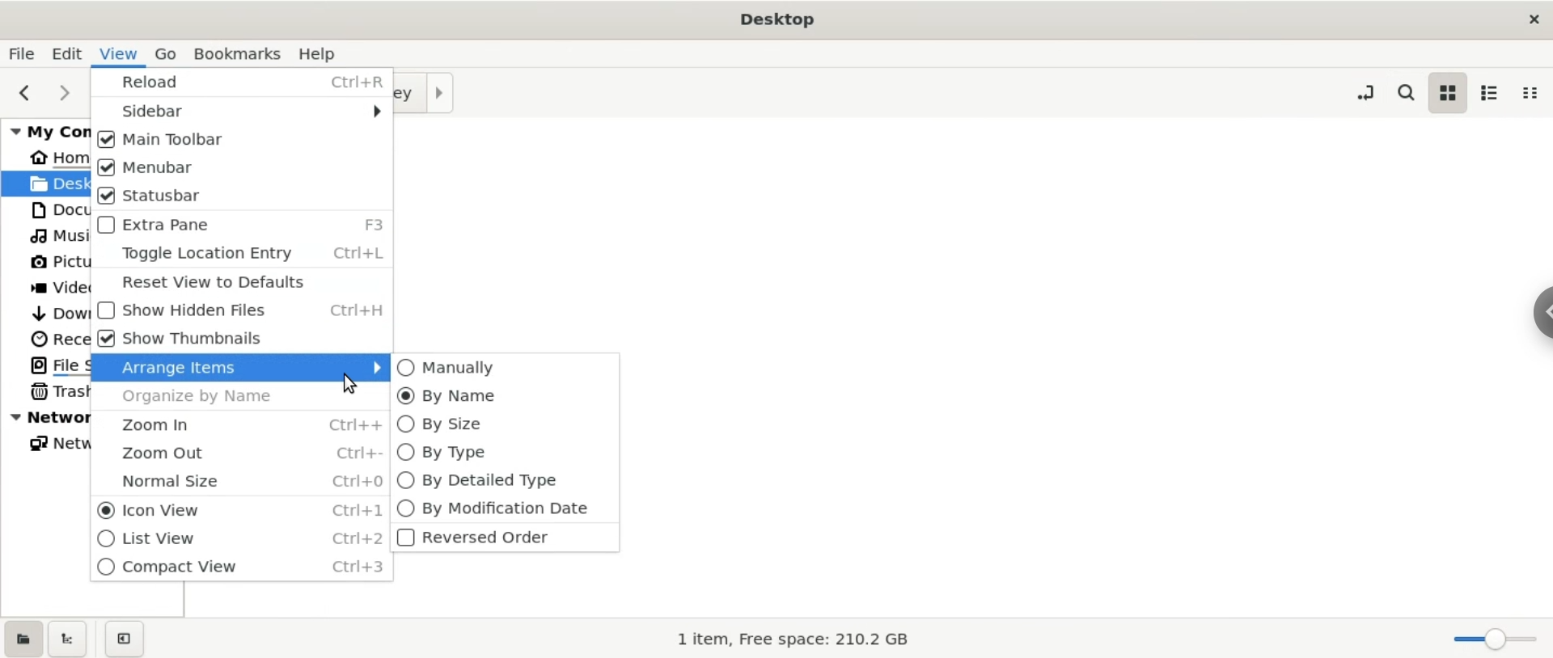  What do you see at coordinates (73, 54) in the screenshot?
I see `edit` at bounding box center [73, 54].